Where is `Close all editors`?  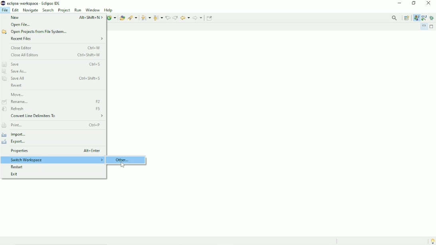
Close all editors is located at coordinates (56, 55).